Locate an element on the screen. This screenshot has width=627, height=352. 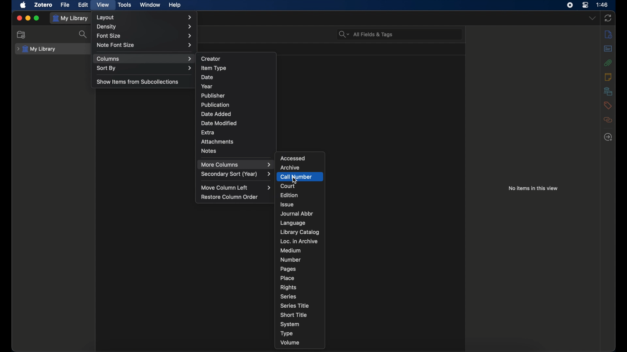
issue is located at coordinates (288, 204).